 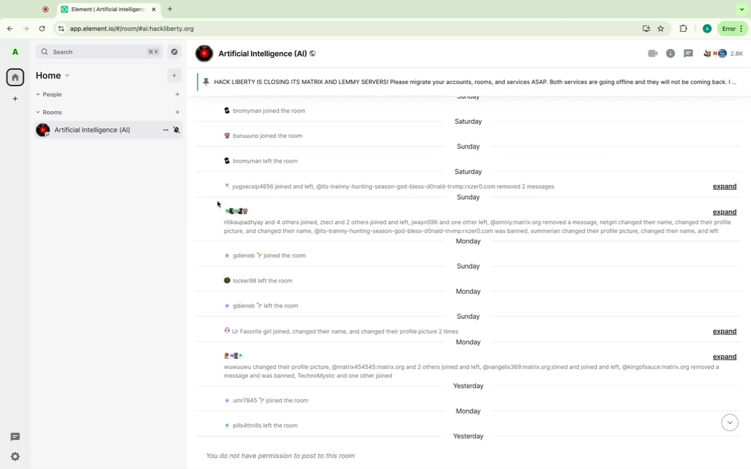 What do you see at coordinates (671, 53) in the screenshot?
I see `Information` at bounding box center [671, 53].